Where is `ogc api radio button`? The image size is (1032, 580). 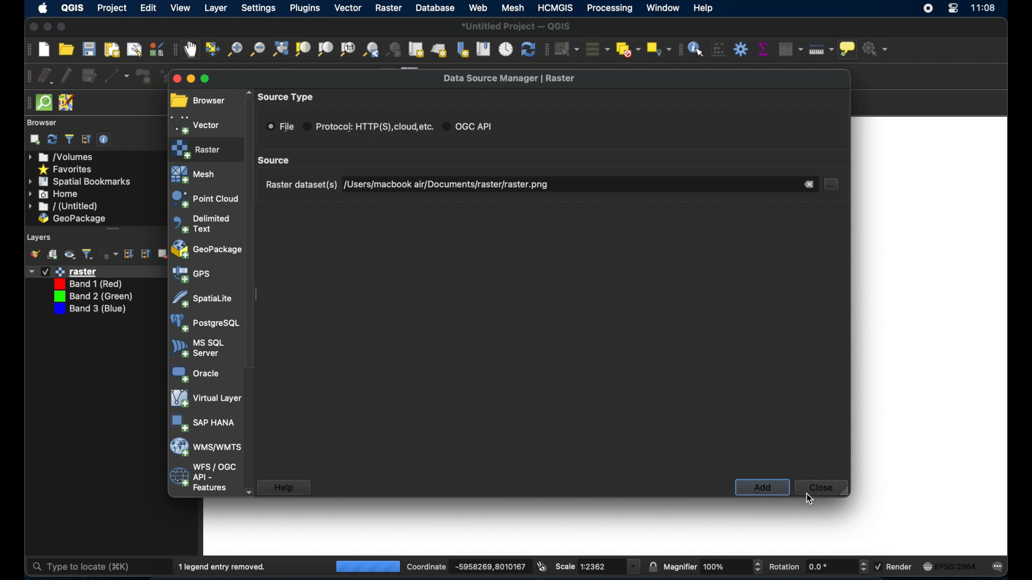 ogc api radio button is located at coordinates (470, 126).